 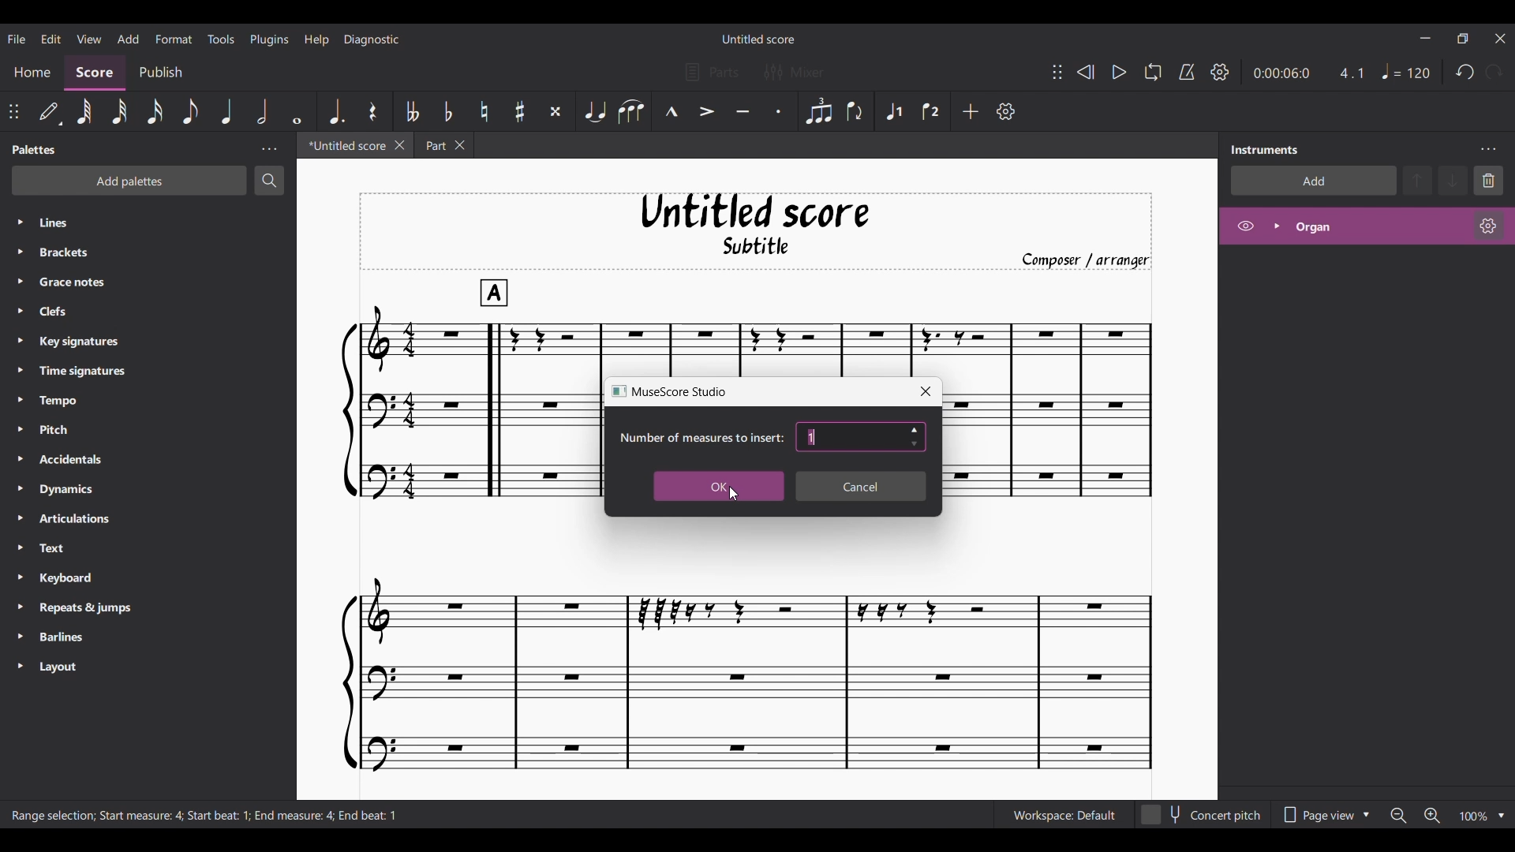 What do you see at coordinates (447, 110) in the screenshot?
I see `Toggle flat` at bounding box center [447, 110].